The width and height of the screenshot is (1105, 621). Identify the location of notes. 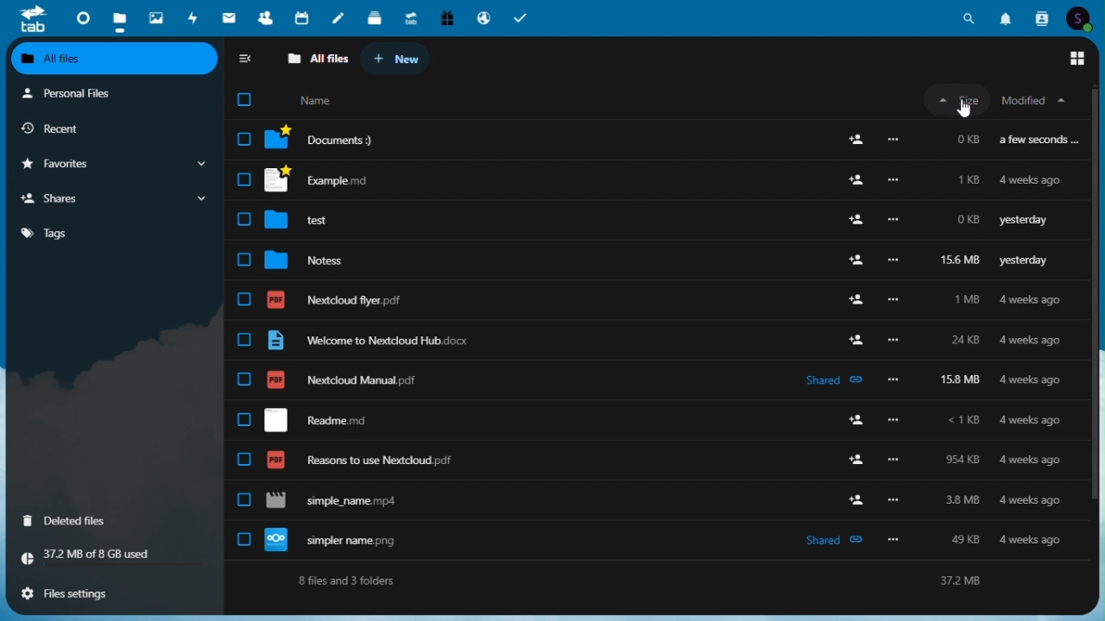
(338, 17).